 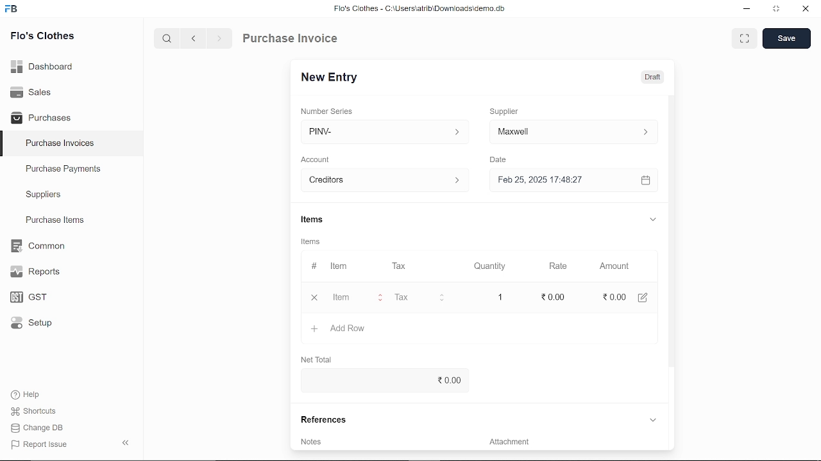 What do you see at coordinates (165, 39) in the screenshot?
I see `serach` at bounding box center [165, 39].